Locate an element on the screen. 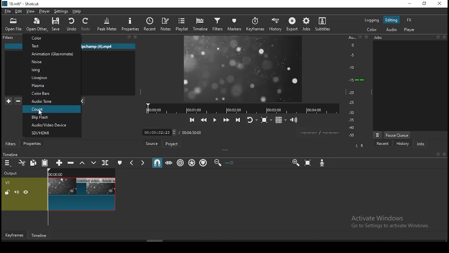 The width and height of the screenshot is (449, 253). append is located at coordinates (59, 163).